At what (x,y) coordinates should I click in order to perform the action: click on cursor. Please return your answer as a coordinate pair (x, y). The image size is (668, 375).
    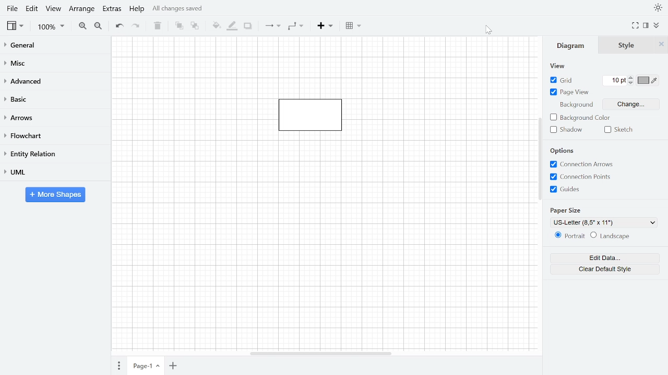
    Looking at the image, I should click on (490, 30).